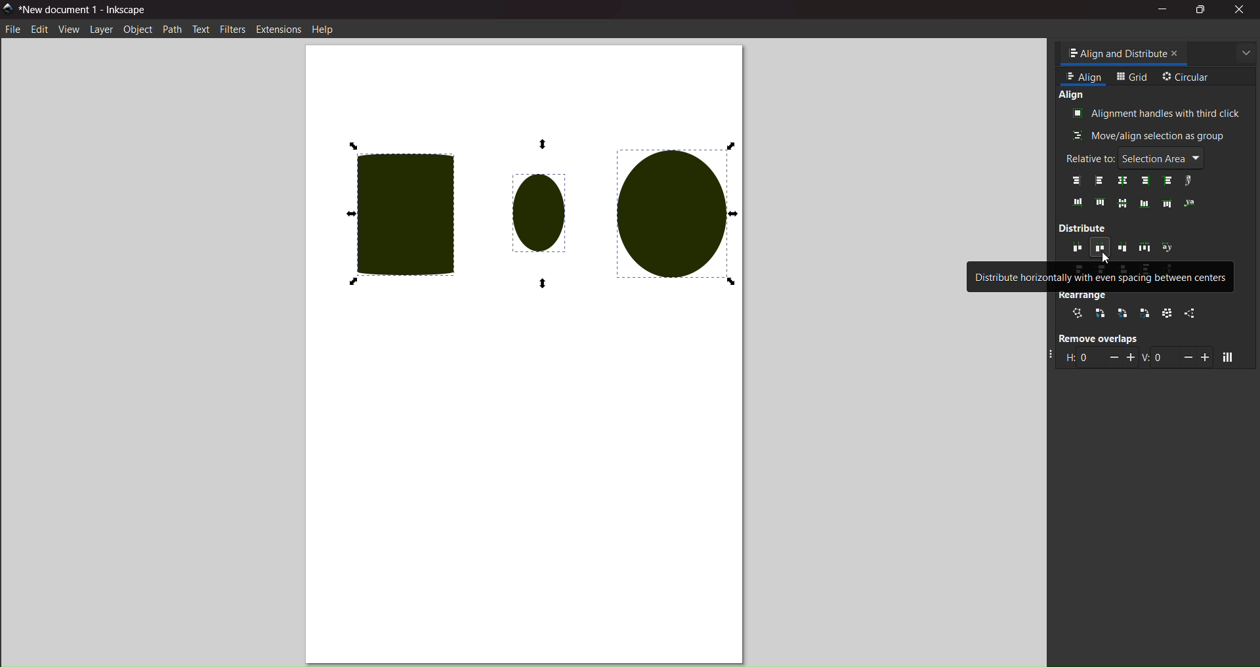 The width and height of the screenshot is (1260, 667). Describe the element at coordinates (1098, 181) in the screenshot. I see `align left` at that location.